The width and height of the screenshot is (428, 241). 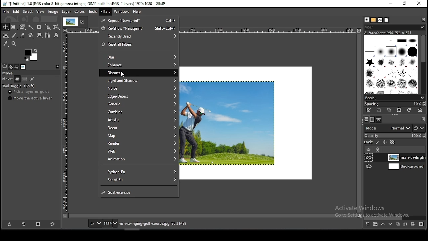 I want to click on lock alpha channel, so click(x=392, y=142).